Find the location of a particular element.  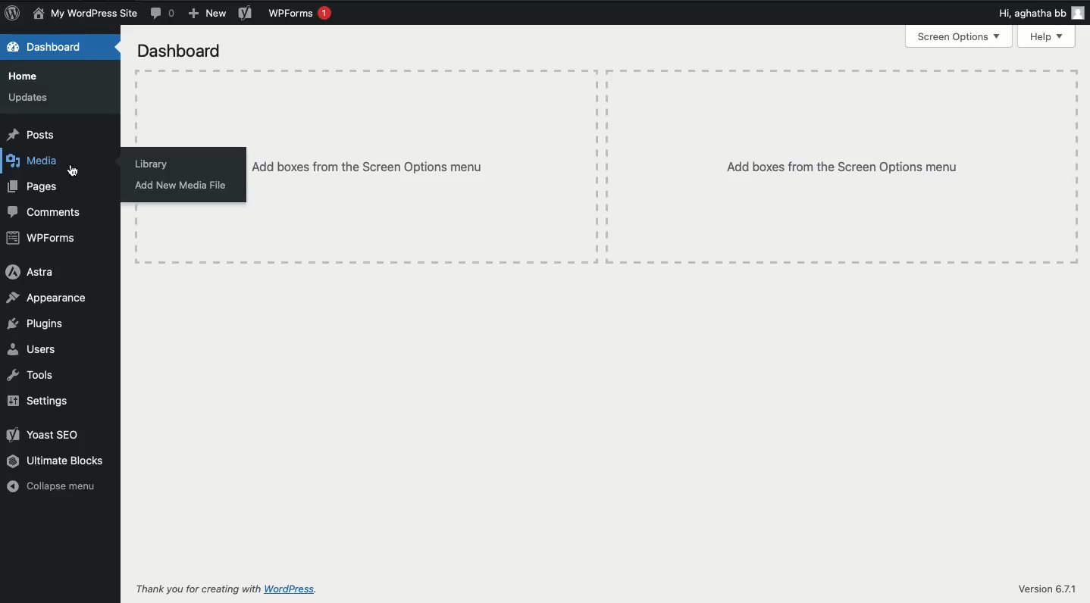

Screen options is located at coordinates (959, 37).